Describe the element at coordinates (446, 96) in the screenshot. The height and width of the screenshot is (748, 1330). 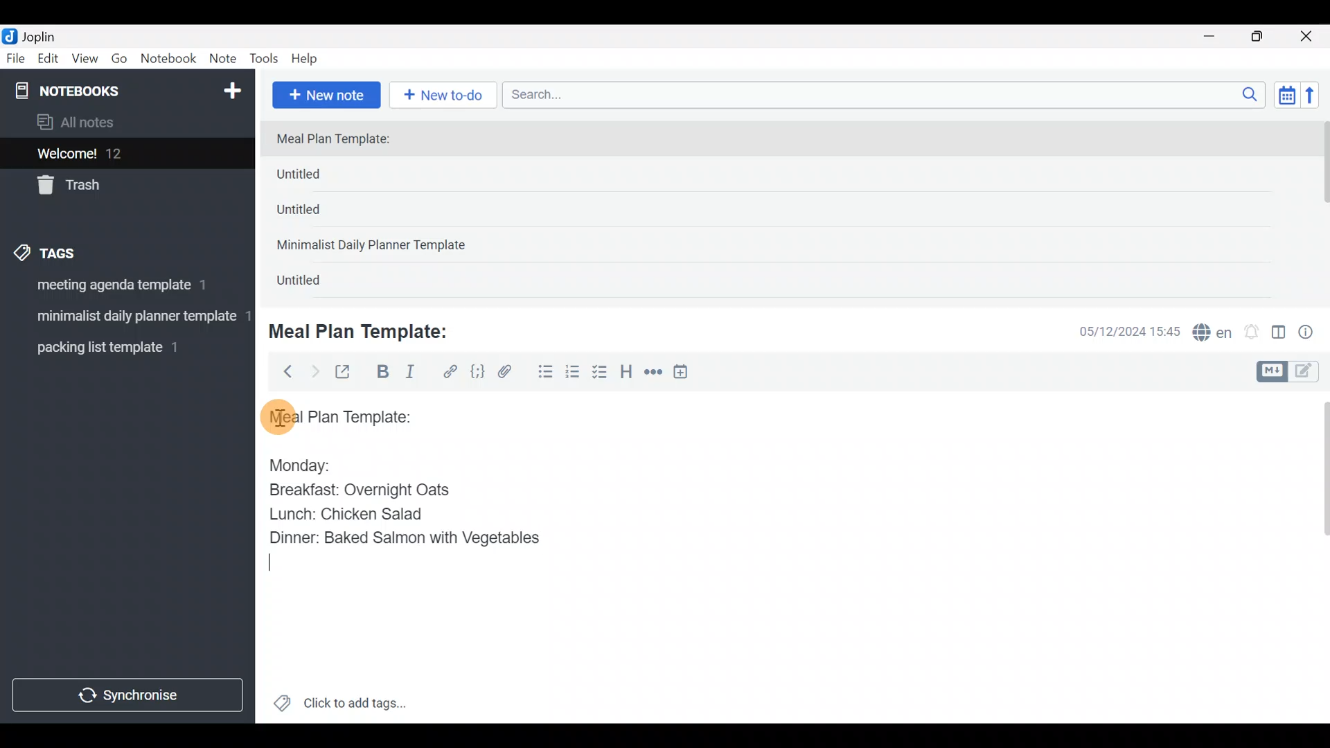
I see `New to-do` at that location.